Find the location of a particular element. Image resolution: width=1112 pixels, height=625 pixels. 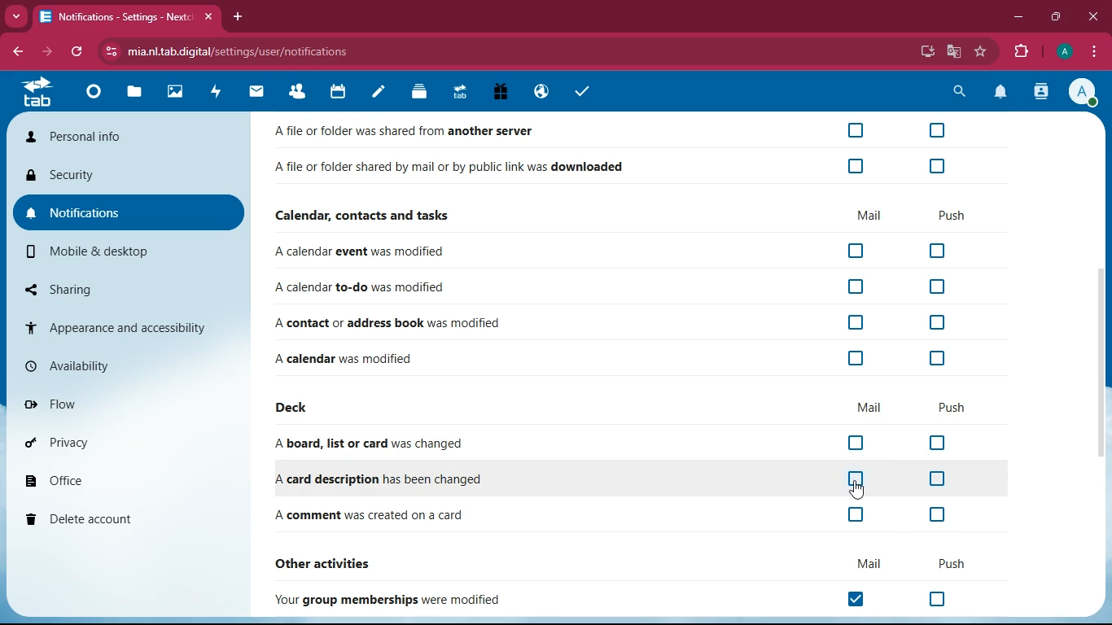

tab is located at coordinates (459, 91).